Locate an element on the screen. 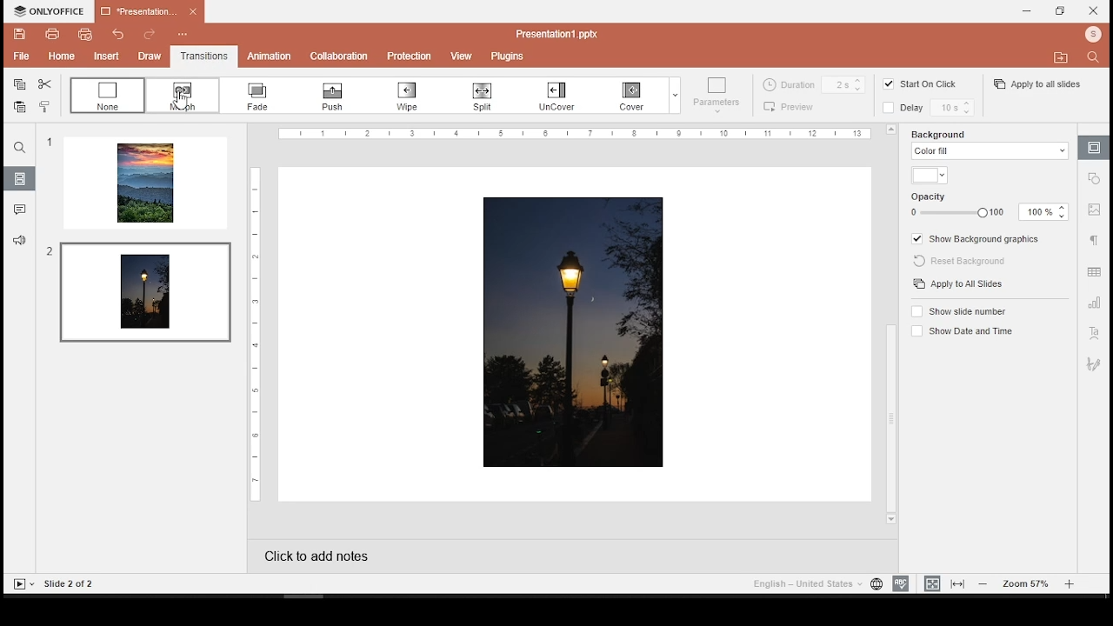 The width and height of the screenshot is (1113, 626). shape is located at coordinates (562, 94).